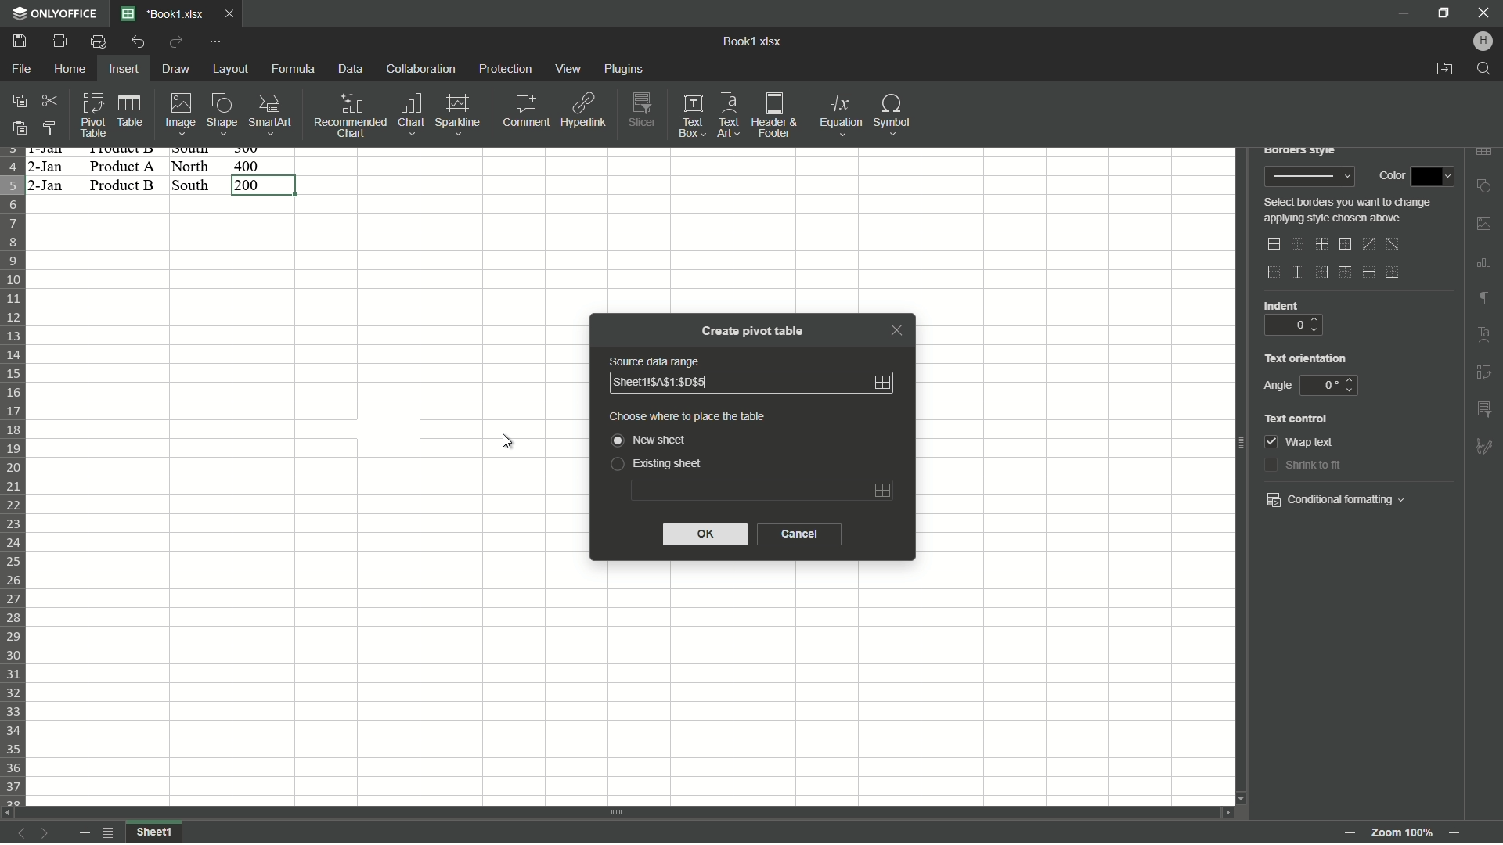 The height and width of the screenshot is (845, 1503). What do you see at coordinates (52, 128) in the screenshot?
I see `Copy style` at bounding box center [52, 128].